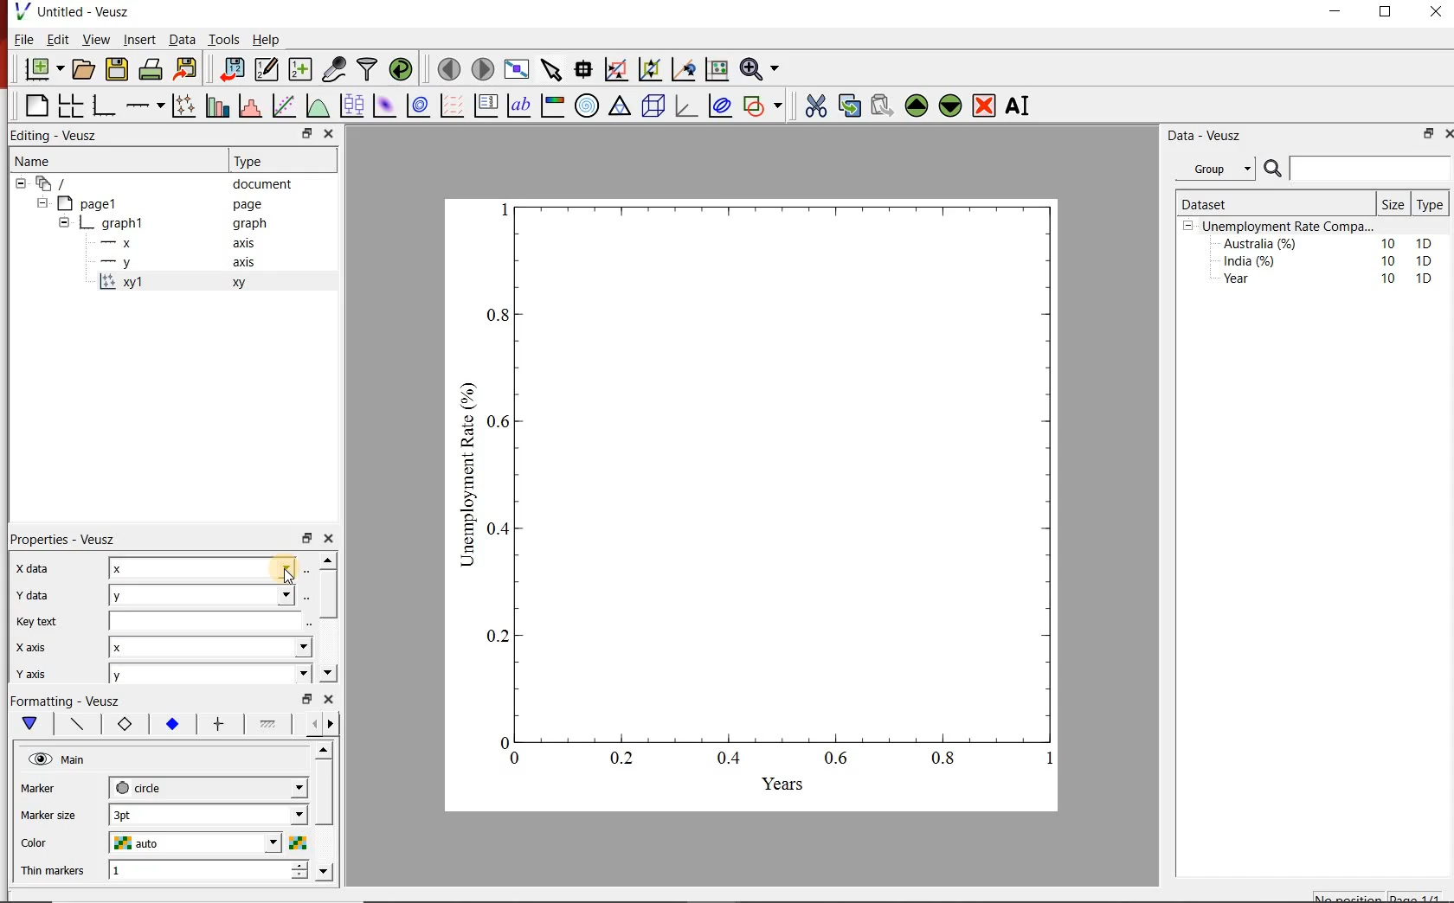  I want to click on key text field, so click(209, 620).